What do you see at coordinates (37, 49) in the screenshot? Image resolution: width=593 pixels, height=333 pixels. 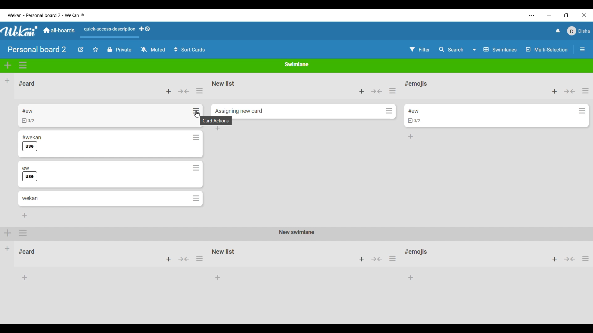 I see `Board title` at bounding box center [37, 49].